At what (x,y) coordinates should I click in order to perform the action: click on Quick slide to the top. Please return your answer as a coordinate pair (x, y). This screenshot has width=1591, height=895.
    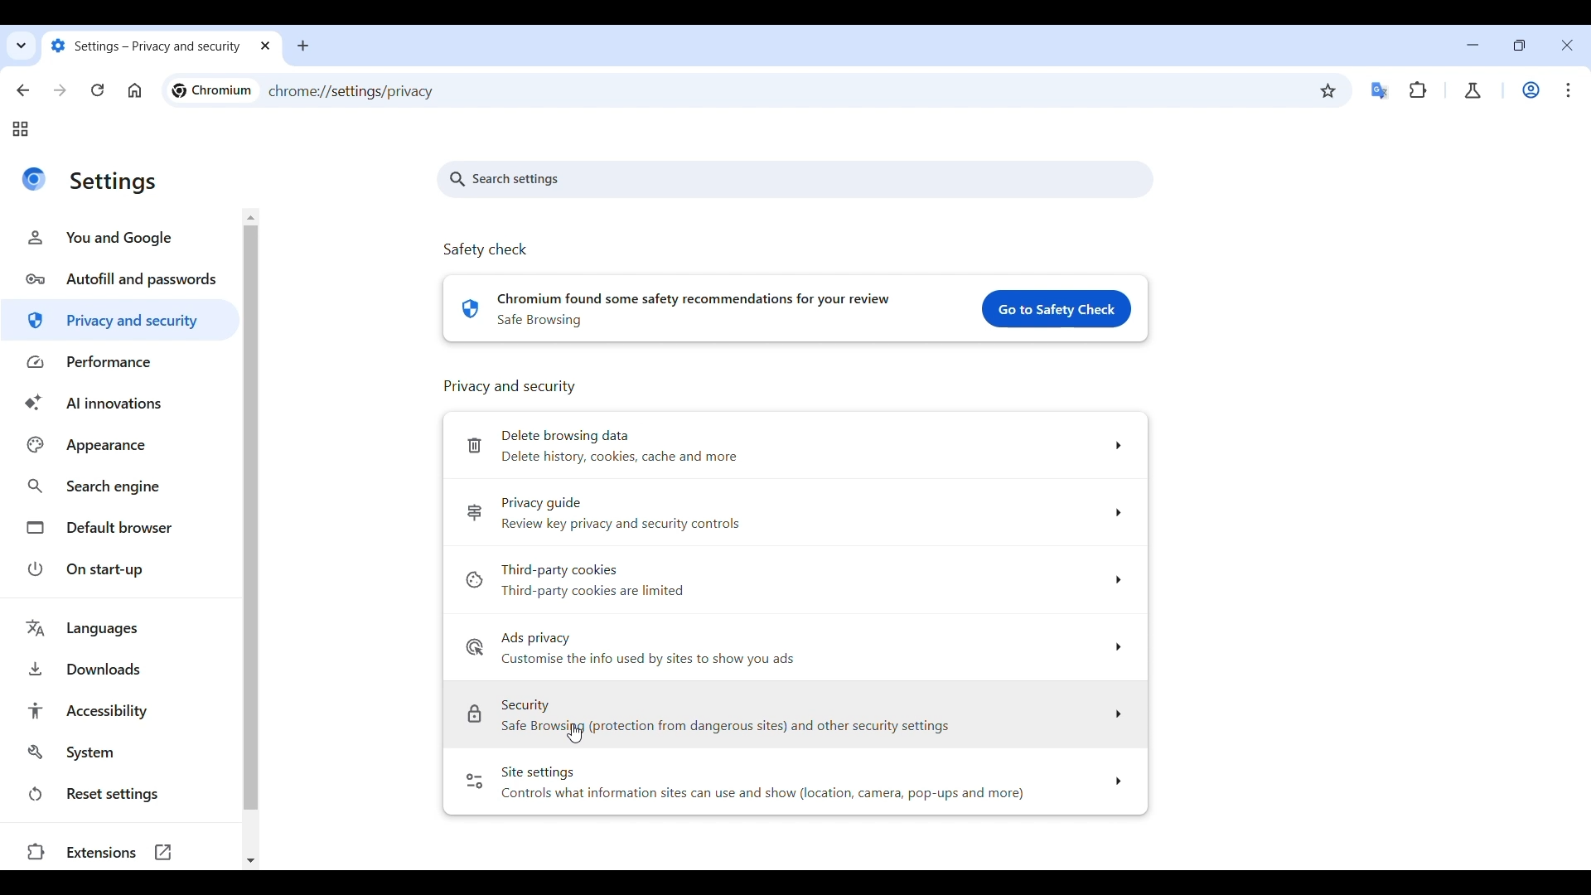
    Looking at the image, I should click on (251, 218).